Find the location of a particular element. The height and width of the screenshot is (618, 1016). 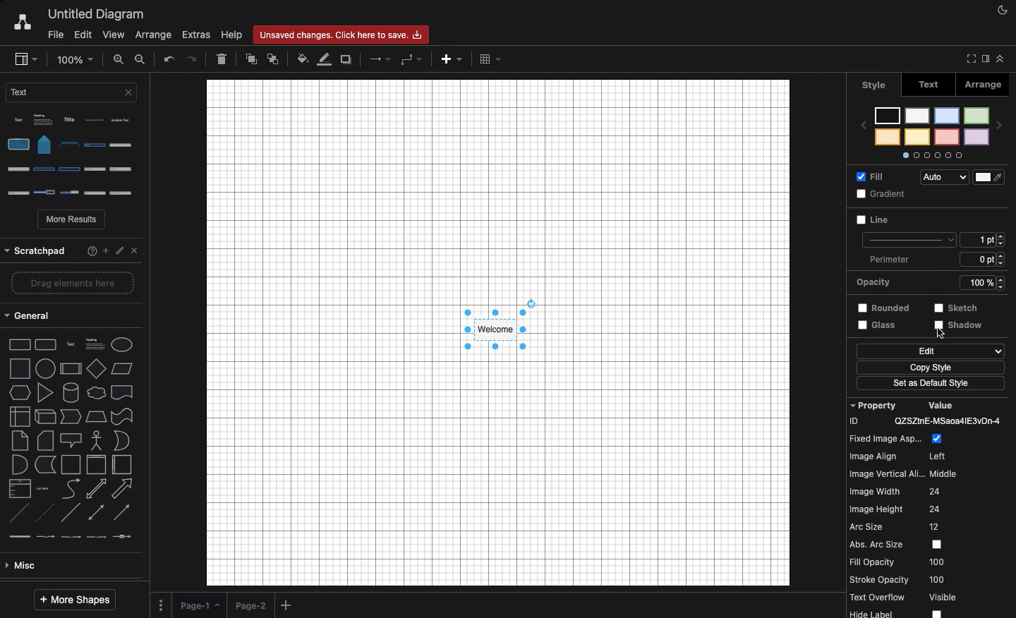

style is located at coordinates (874, 84).